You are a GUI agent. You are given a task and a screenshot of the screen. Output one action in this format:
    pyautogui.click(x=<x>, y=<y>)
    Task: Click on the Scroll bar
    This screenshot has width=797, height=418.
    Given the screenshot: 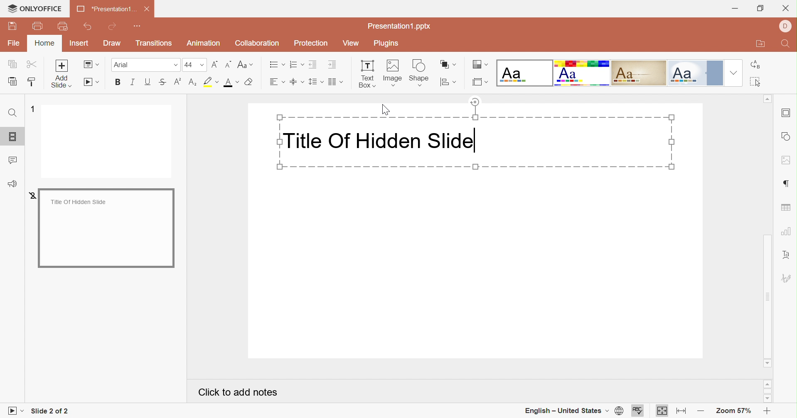 What is the action you would take?
    pyautogui.click(x=767, y=391)
    